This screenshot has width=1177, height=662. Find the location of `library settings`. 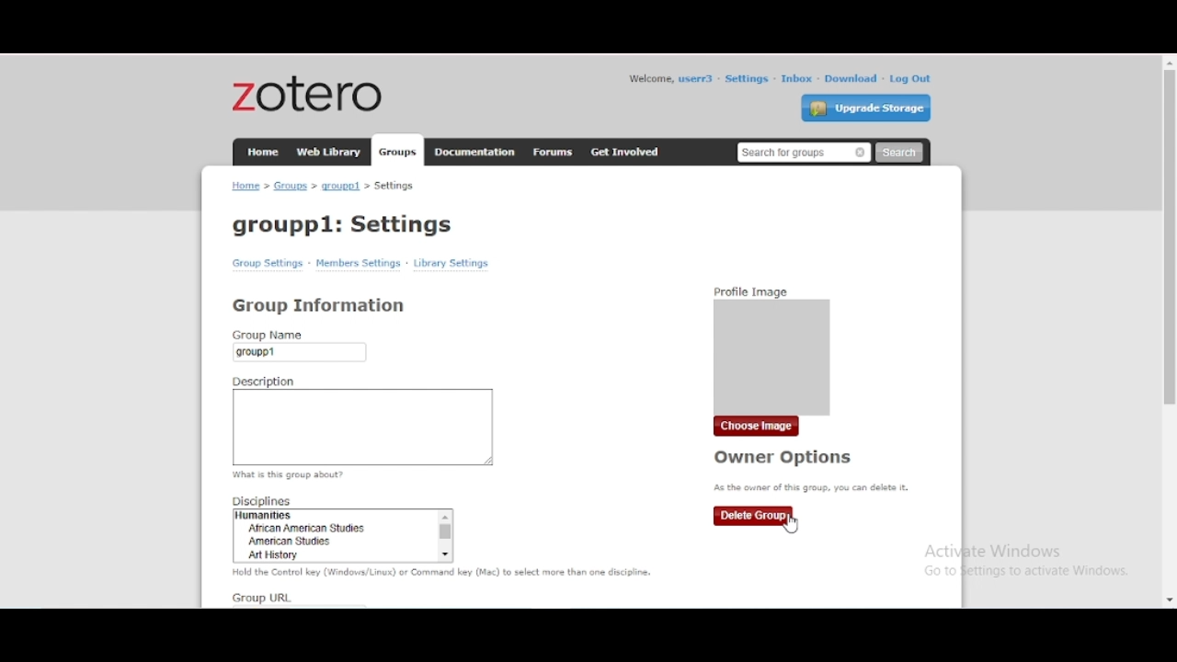

library settings is located at coordinates (451, 263).